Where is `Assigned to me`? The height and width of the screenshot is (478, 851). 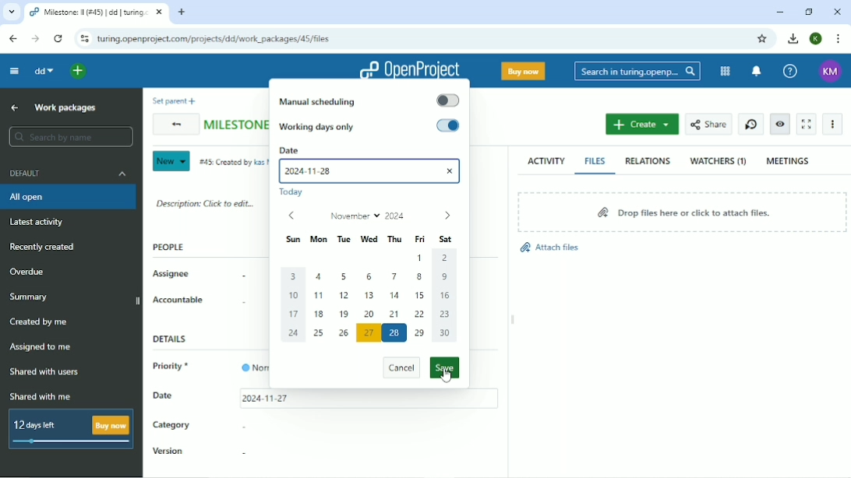 Assigned to me is located at coordinates (40, 348).